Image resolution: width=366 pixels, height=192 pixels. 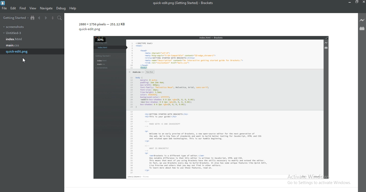 What do you see at coordinates (349, 2) in the screenshot?
I see `restore` at bounding box center [349, 2].